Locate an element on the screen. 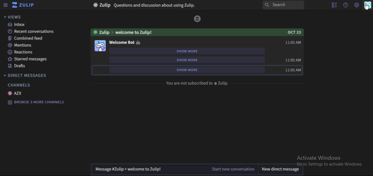  Browse 3 more channels is located at coordinates (39, 102).